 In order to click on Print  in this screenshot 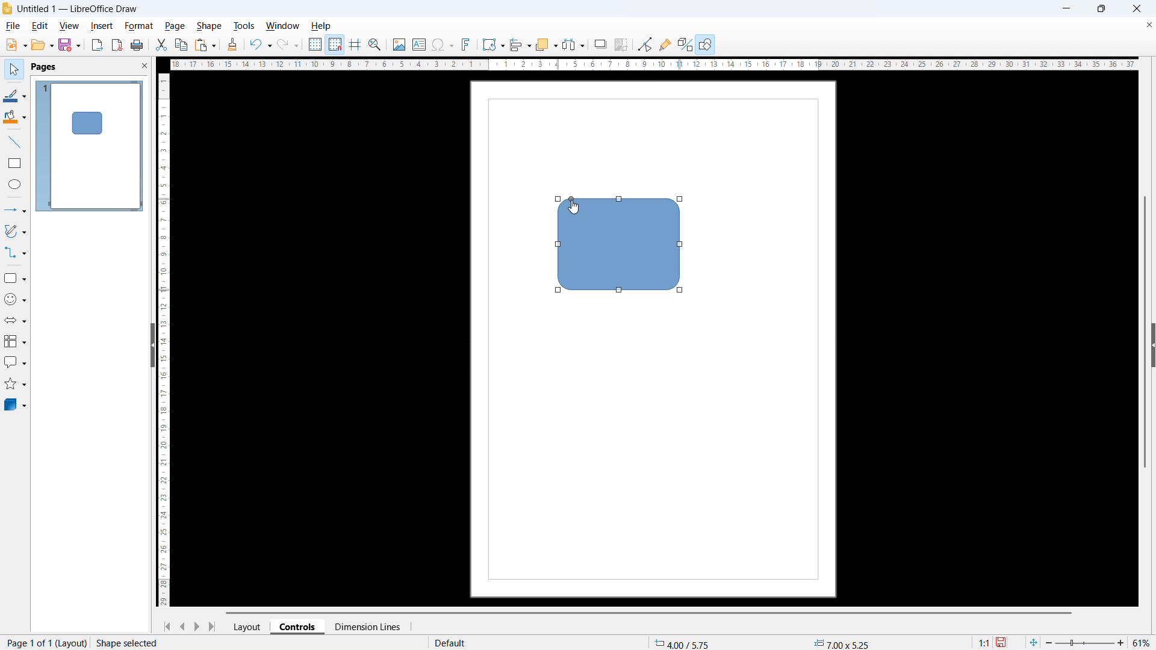, I will do `click(137, 45)`.